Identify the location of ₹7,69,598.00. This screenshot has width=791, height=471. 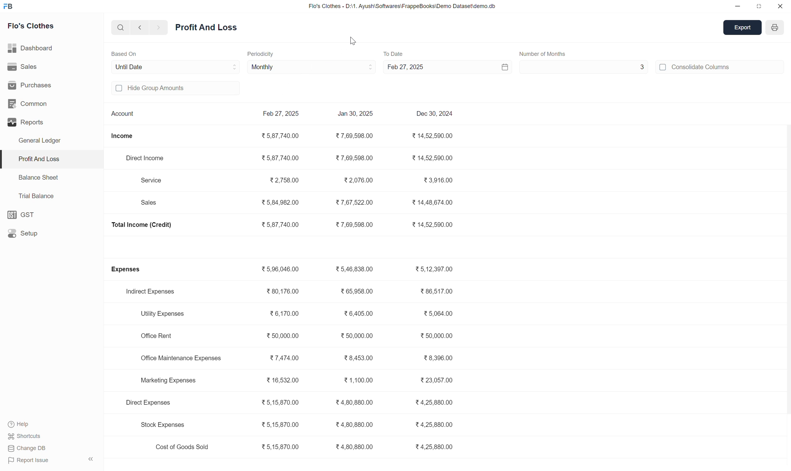
(352, 157).